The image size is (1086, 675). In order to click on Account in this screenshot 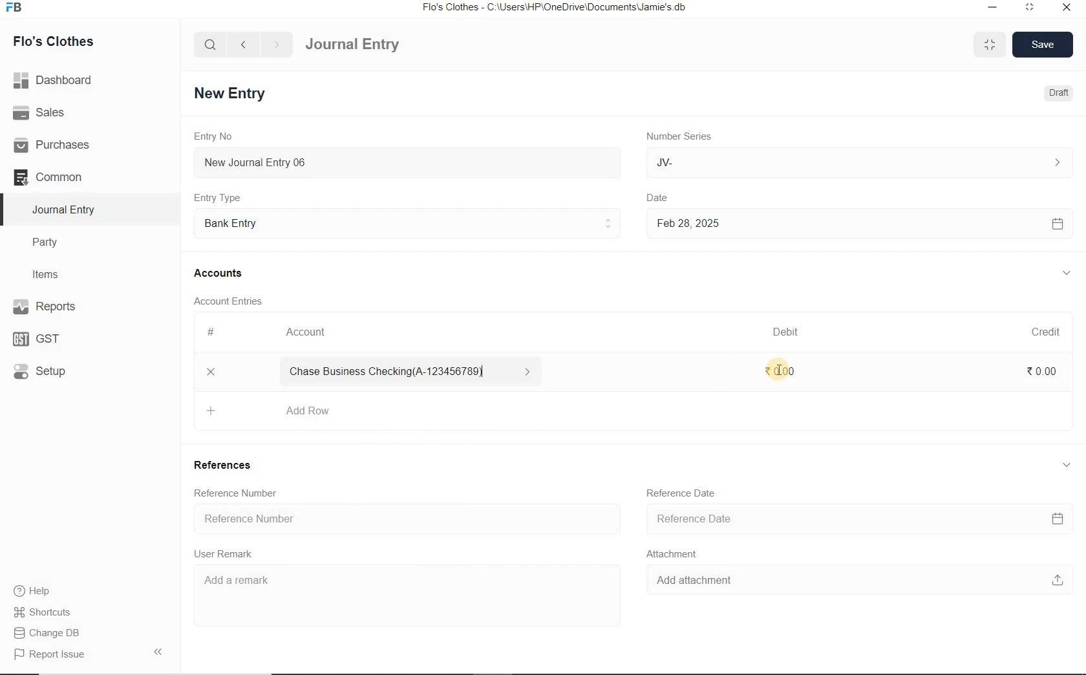, I will do `click(310, 332)`.